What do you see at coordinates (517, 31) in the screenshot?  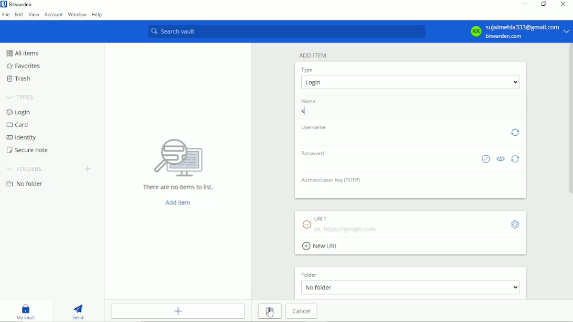 I see `KK Sujalmehla333@gmail.com      bitwarden.com` at bounding box center [517, 31].